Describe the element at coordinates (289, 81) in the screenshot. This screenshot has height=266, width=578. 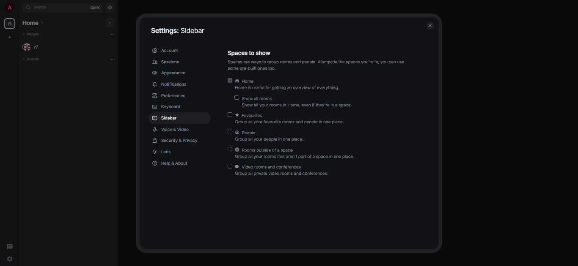
I see `home` at that location.